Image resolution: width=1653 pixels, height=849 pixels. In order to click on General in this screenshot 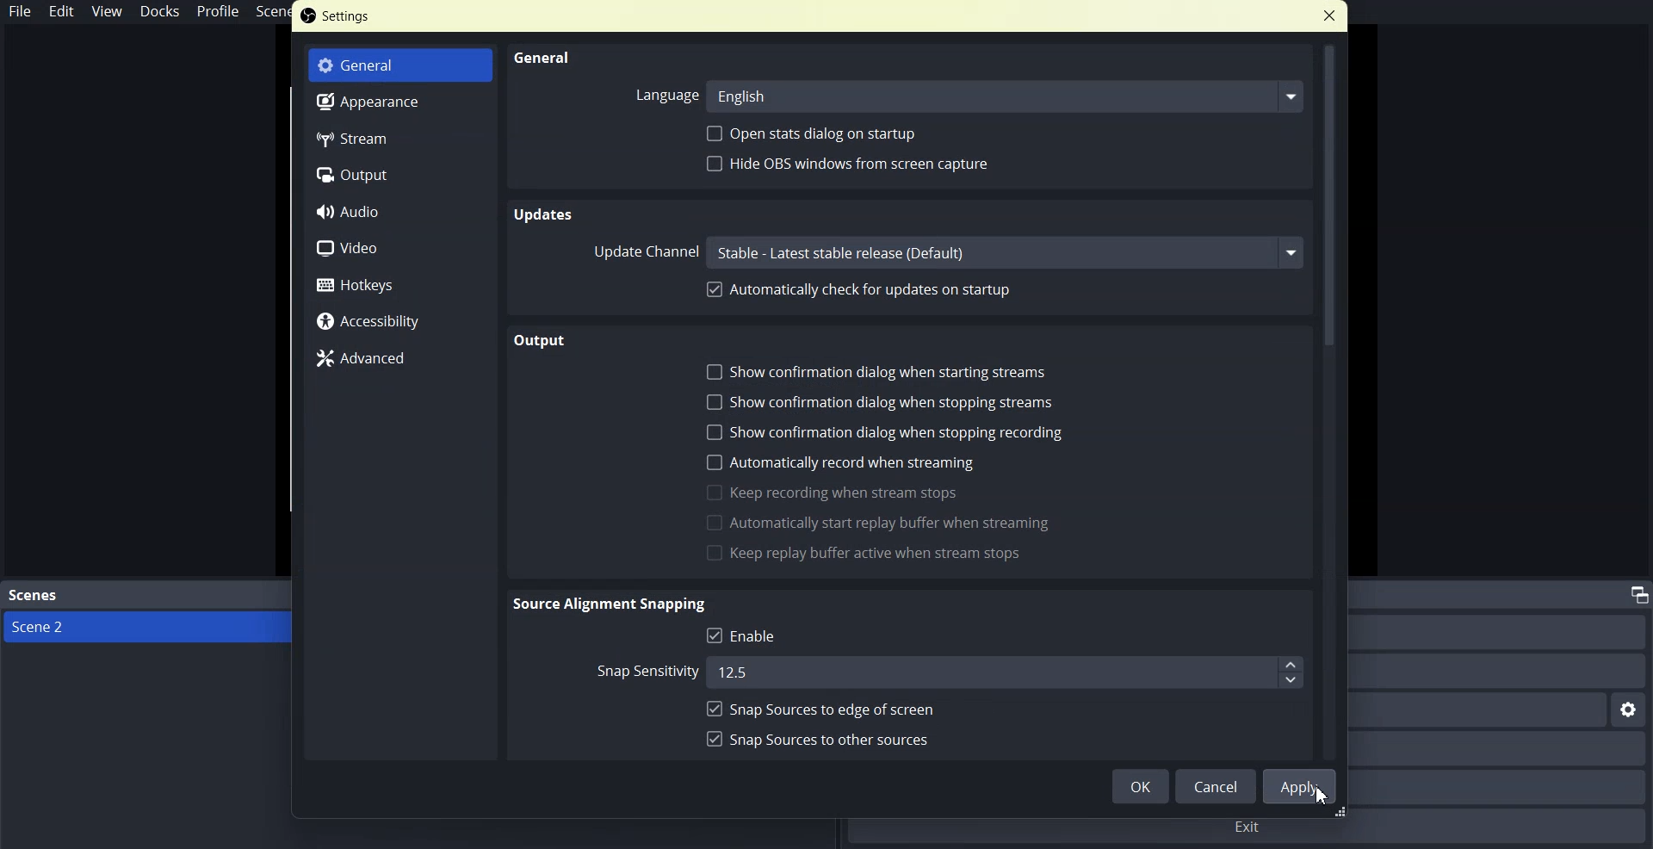, I will do `click(400, 66)`.